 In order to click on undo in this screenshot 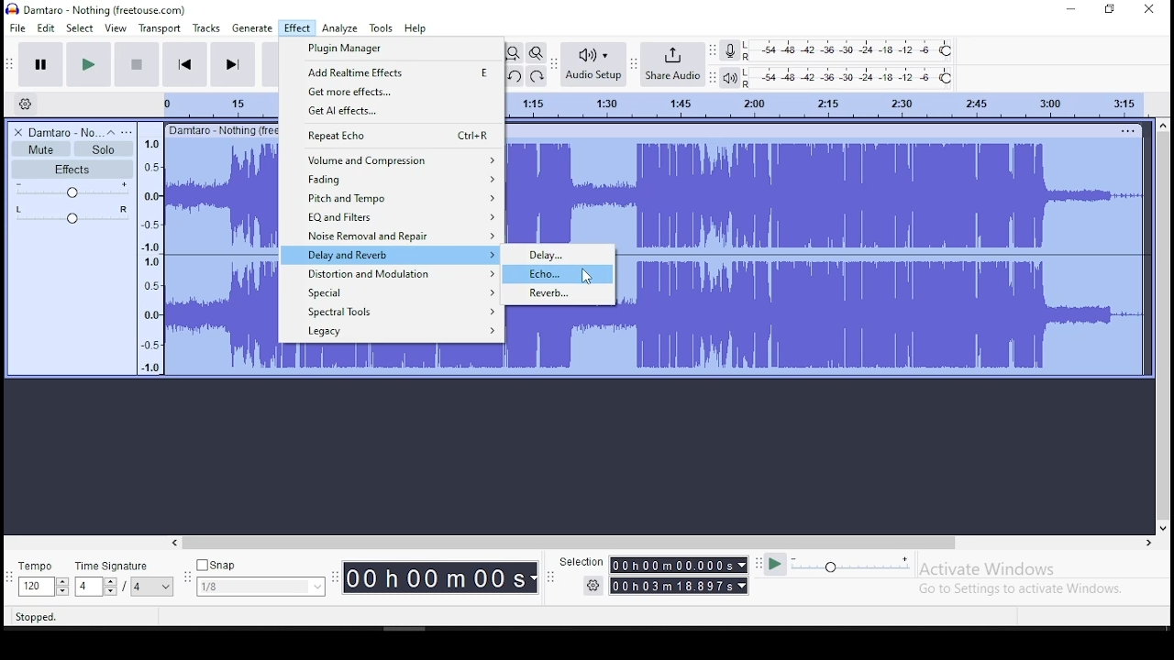, I will do `click(515, 77)`.